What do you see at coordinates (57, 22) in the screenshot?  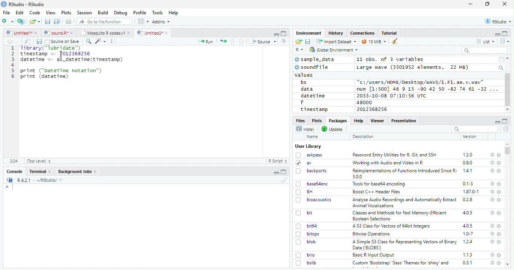 I see `Save all the open documents` at bounding box center [57, 22].